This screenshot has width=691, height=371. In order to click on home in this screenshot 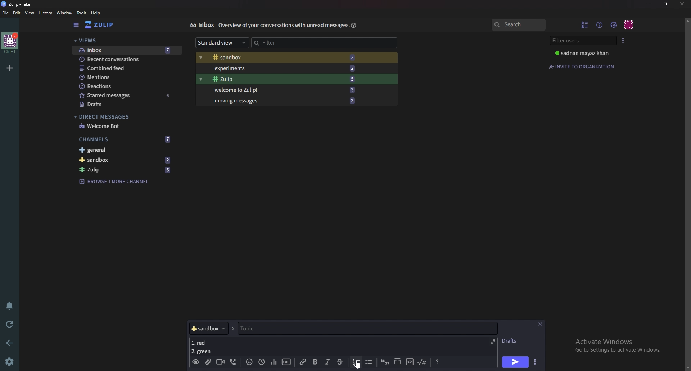, I will do `click(9, 43)`.